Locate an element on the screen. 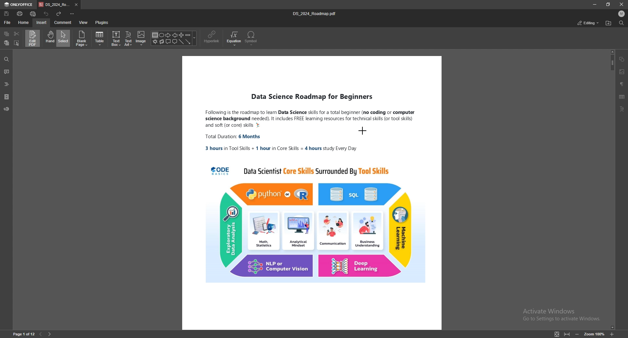 The width and height of the screenshot is (628, 338). plugins is located at coordinates (102, 23).